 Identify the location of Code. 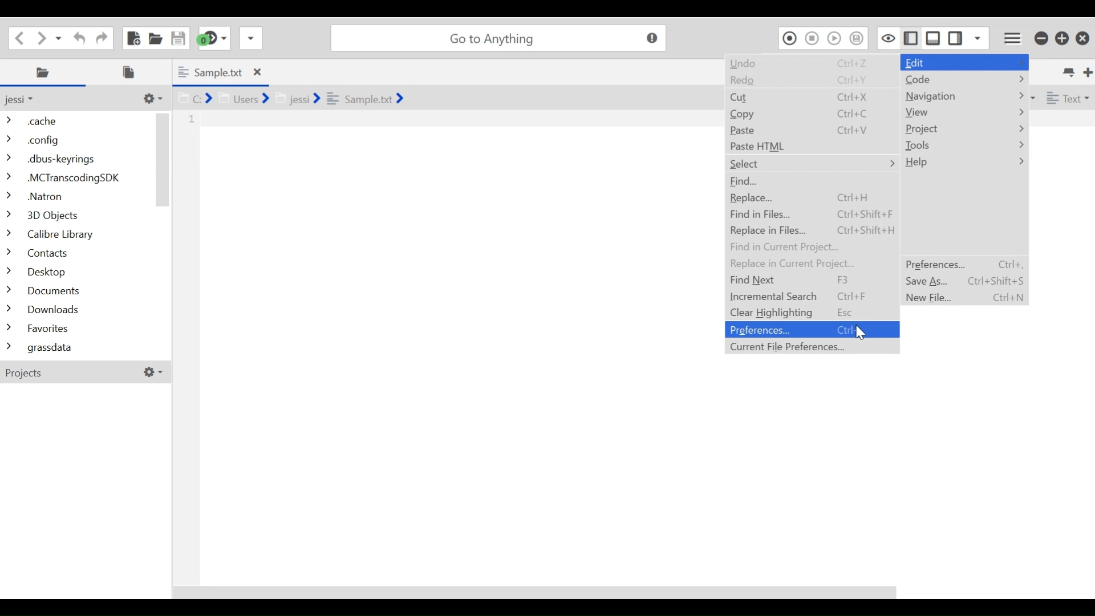
(964, 80).